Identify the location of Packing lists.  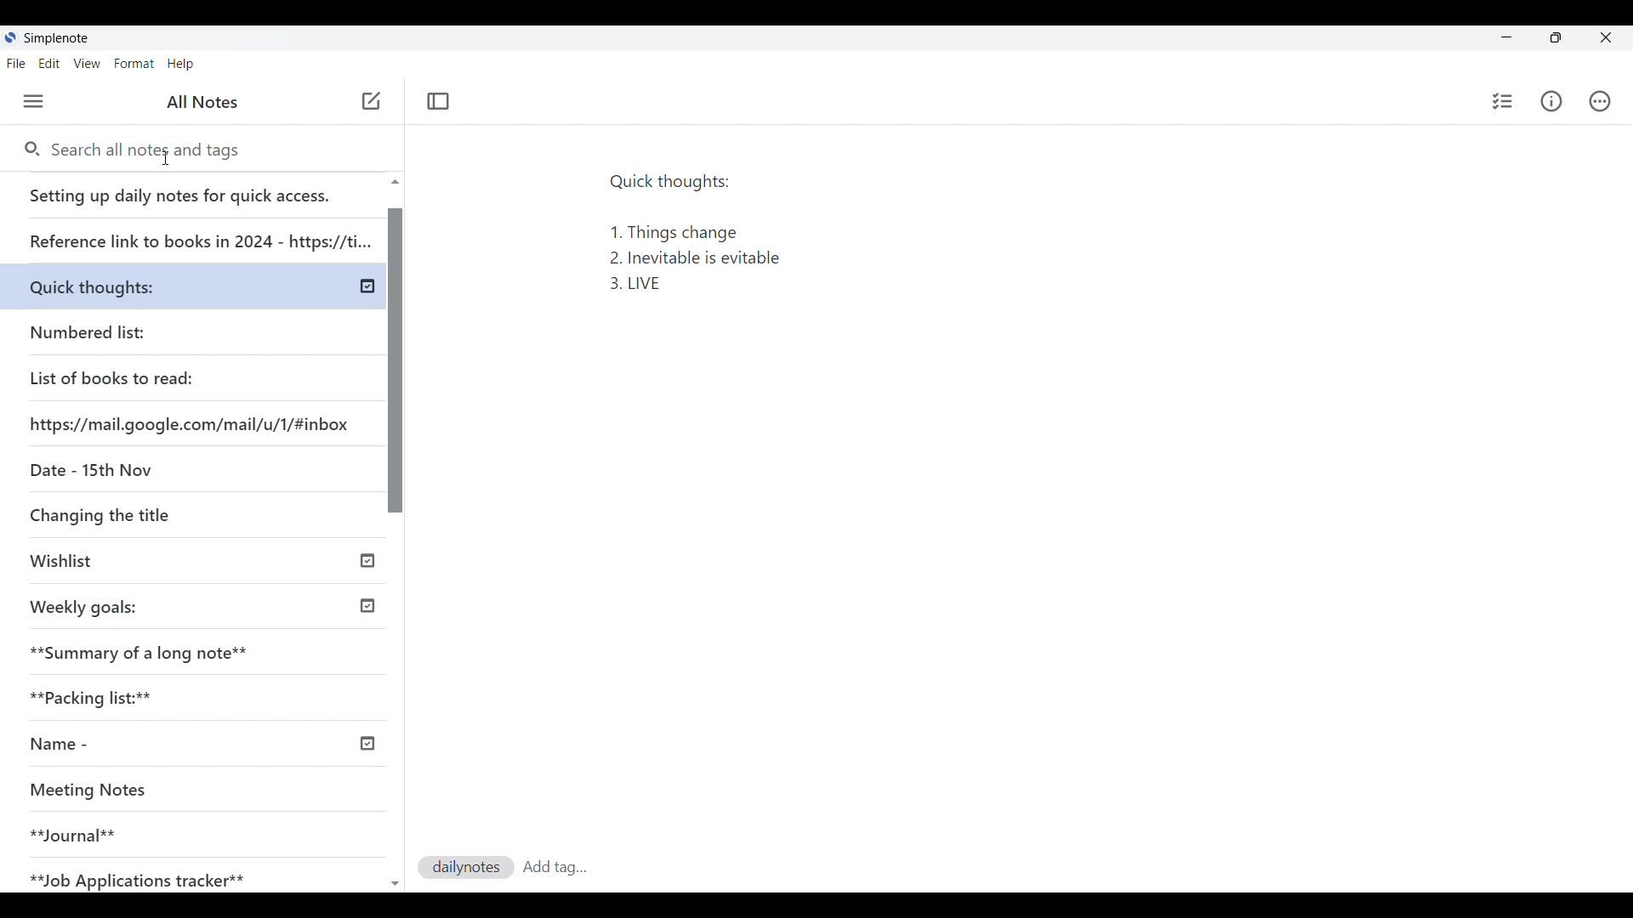
(201, 694).